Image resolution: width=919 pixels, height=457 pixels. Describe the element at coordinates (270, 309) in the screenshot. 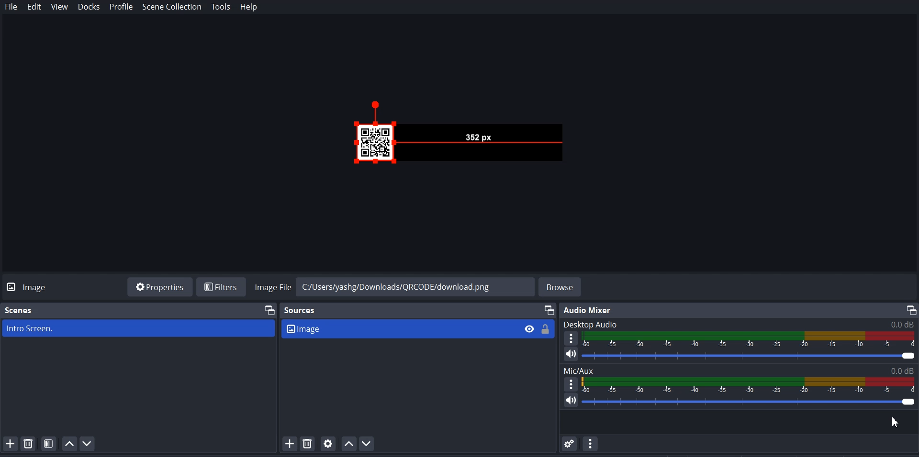

I see `Maximize` at that location.